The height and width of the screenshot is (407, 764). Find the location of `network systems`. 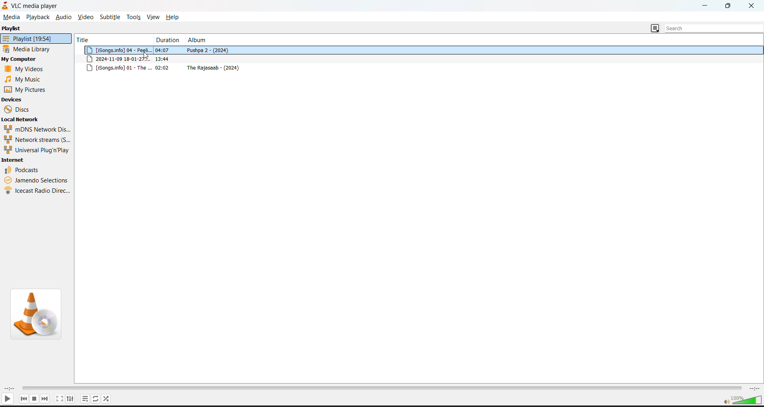

network systems is located at coordinates (36, 139).